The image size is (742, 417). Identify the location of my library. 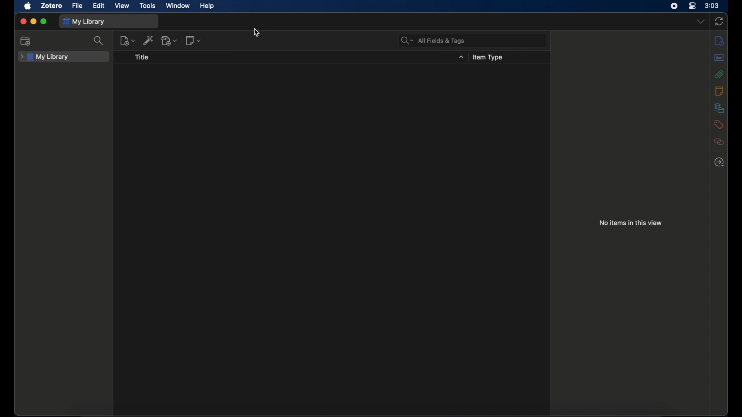
(83, 22).